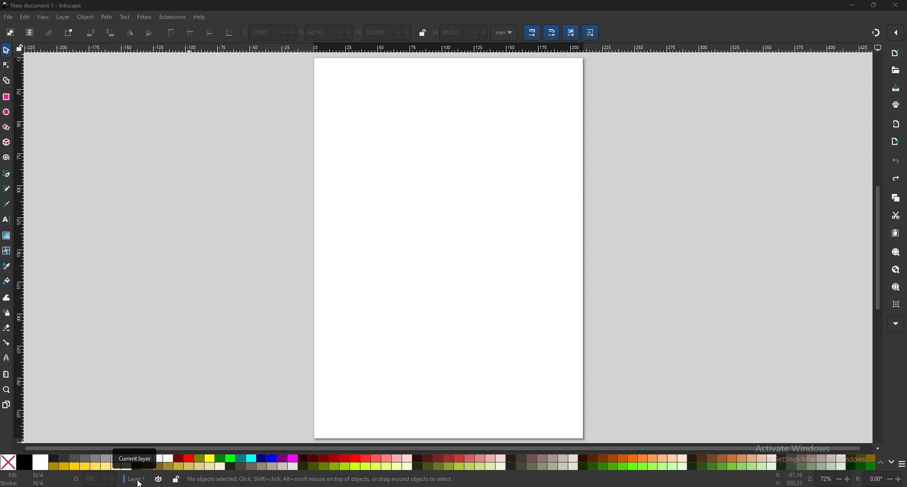  What do you see at coordinates (895, 70) in the screenshot?
I see `open` at bounding box center [895, 70].